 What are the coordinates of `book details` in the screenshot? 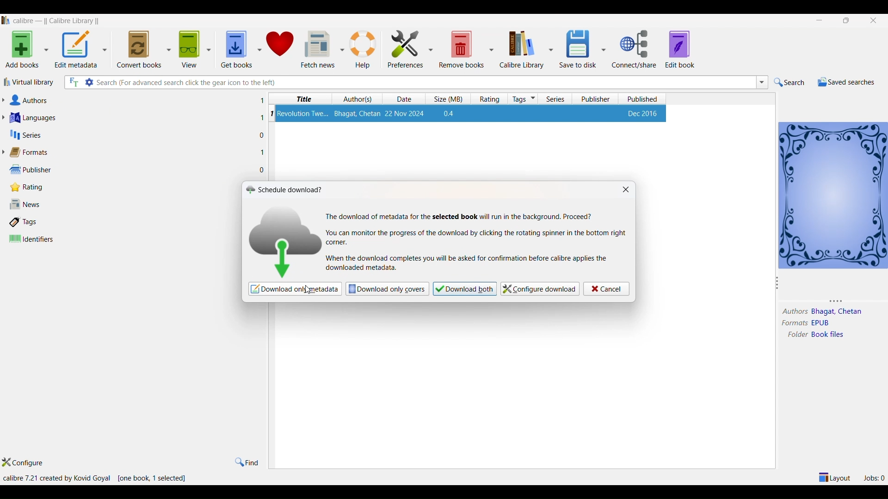 It's located at (473, 114).